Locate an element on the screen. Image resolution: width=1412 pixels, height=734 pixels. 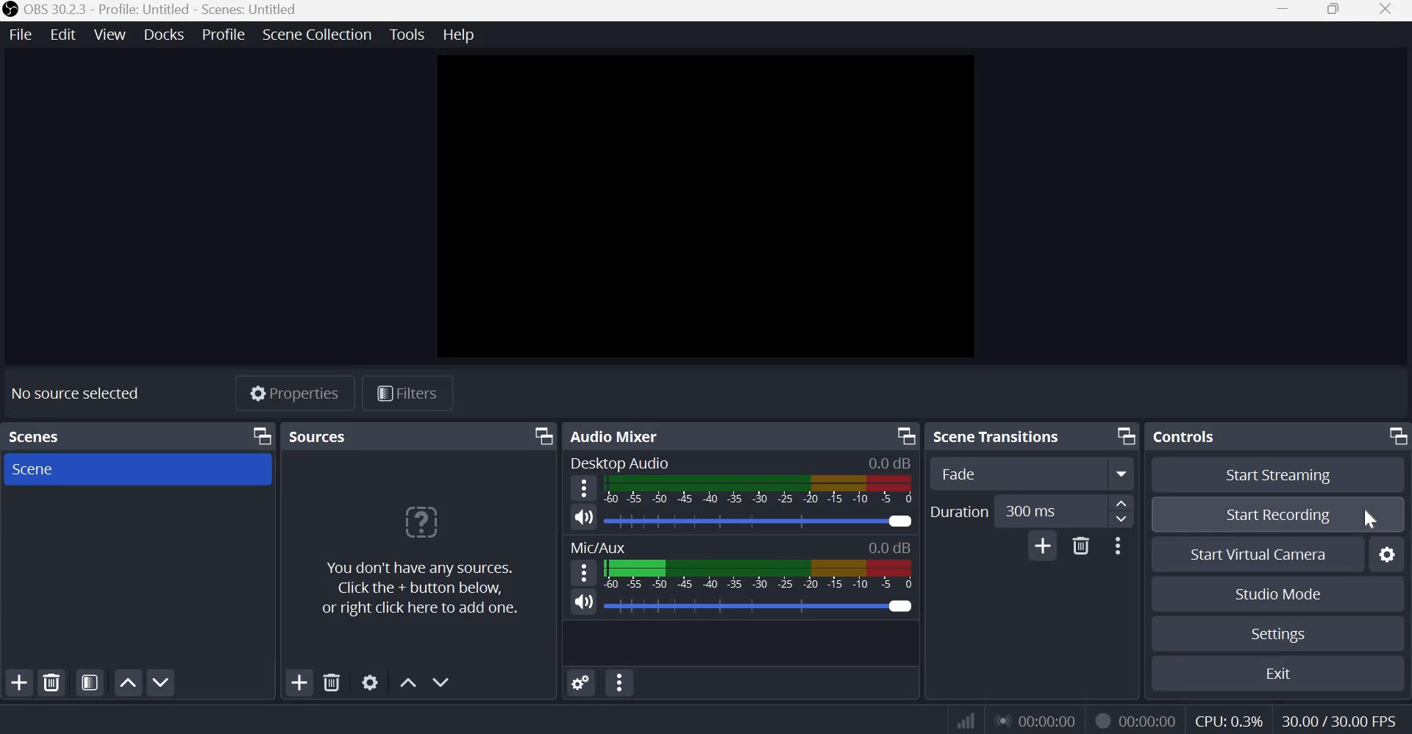
More options is located at coordinates (1122, 546).